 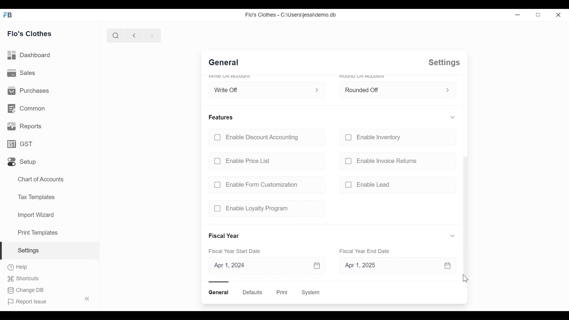 I want to click on Features, so click(x=222, y=117).